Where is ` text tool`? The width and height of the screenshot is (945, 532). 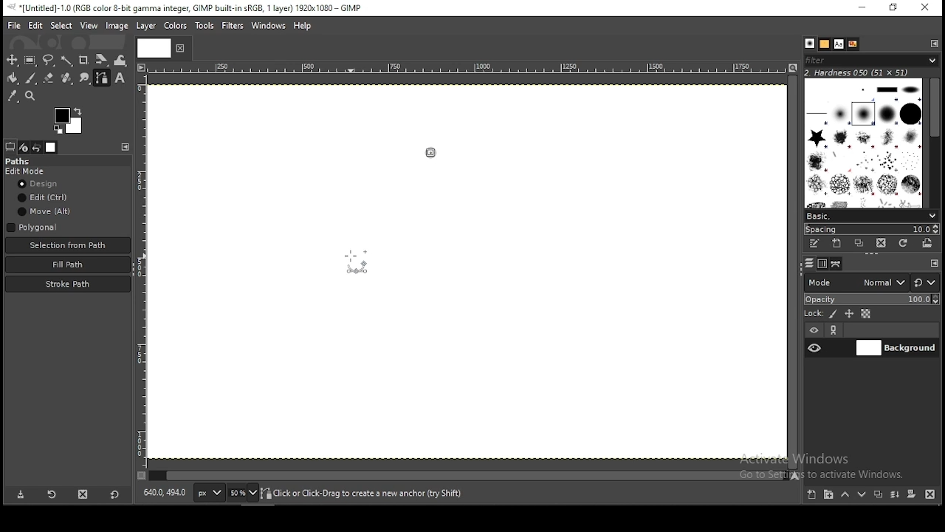  text tool is located at coordinates (122, 80).